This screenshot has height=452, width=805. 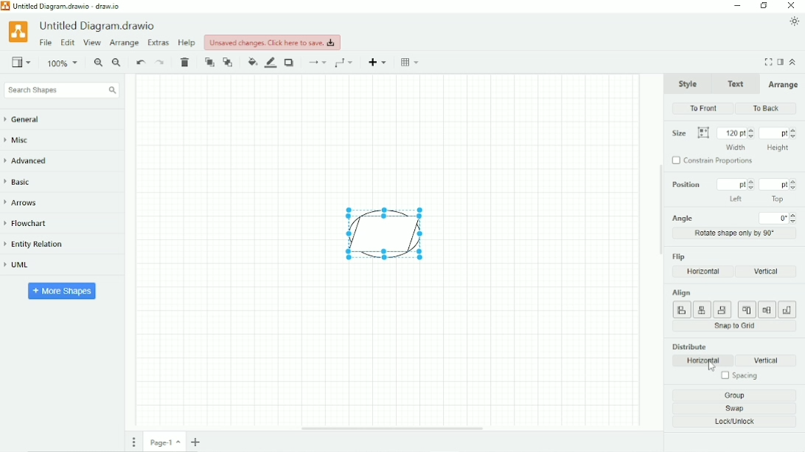 I want to click on Table, so click(x=411, y=62).